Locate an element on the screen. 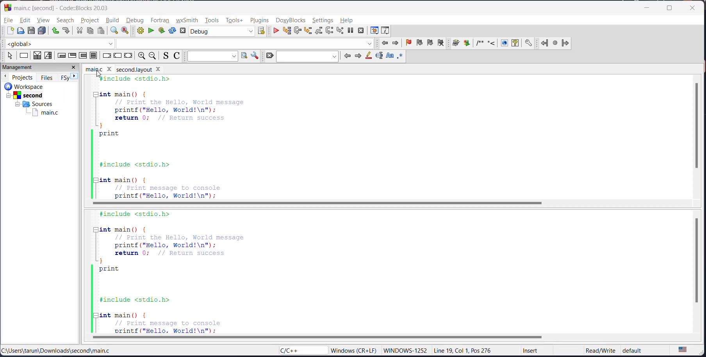 Image resolution: width=706 pixels, height=357 pixels. counting loop is located at coordinates (82, 56).